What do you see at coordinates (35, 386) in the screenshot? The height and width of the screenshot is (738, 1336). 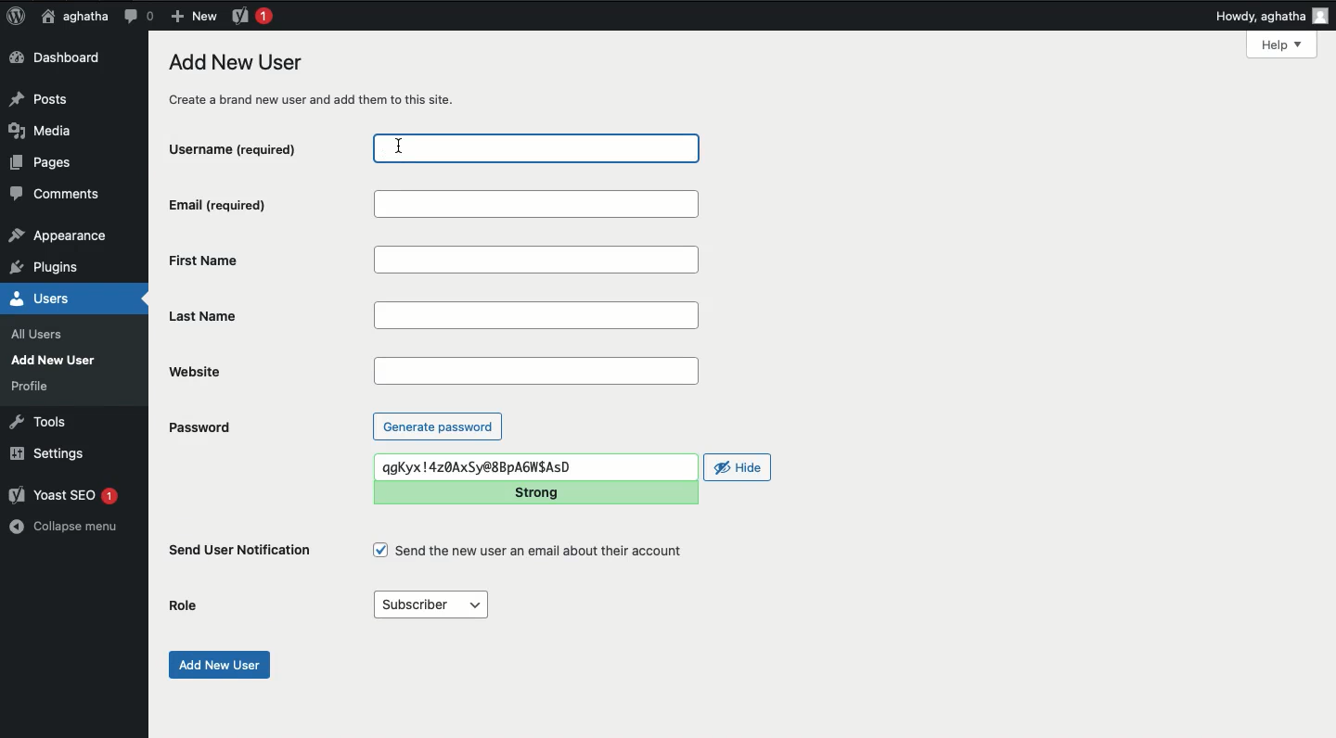 I see `profile` at bounding box center [35, 386].